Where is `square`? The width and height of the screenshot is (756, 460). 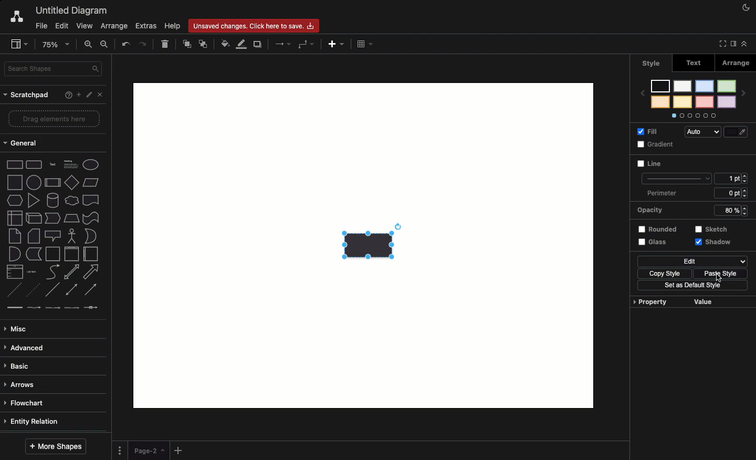
square is located at coordinates (16, 182).